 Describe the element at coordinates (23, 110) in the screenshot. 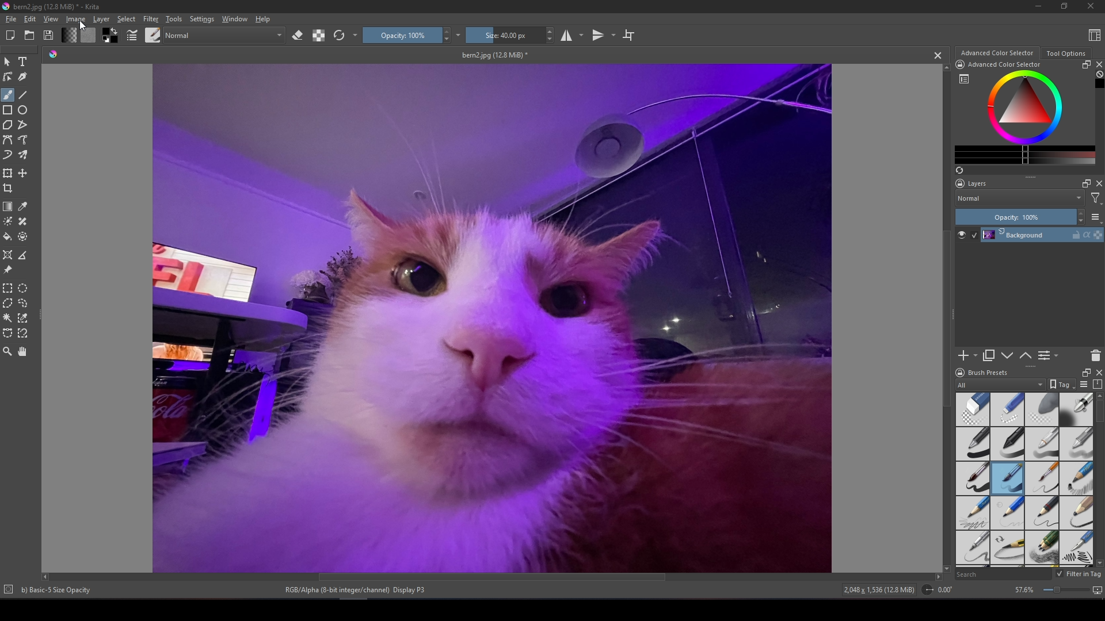

I see `Elipse tool` at that location.